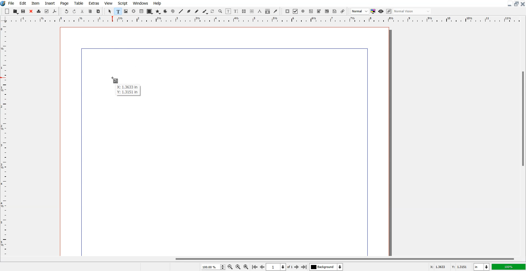 This screenshot has height=271, width=526. I want to click on Select the current layer, so click(327, 267).